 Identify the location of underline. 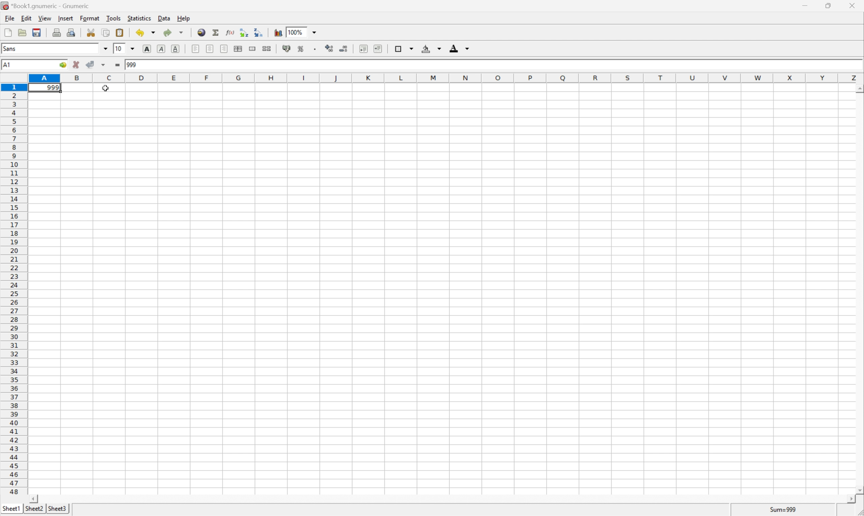
(175, 48).